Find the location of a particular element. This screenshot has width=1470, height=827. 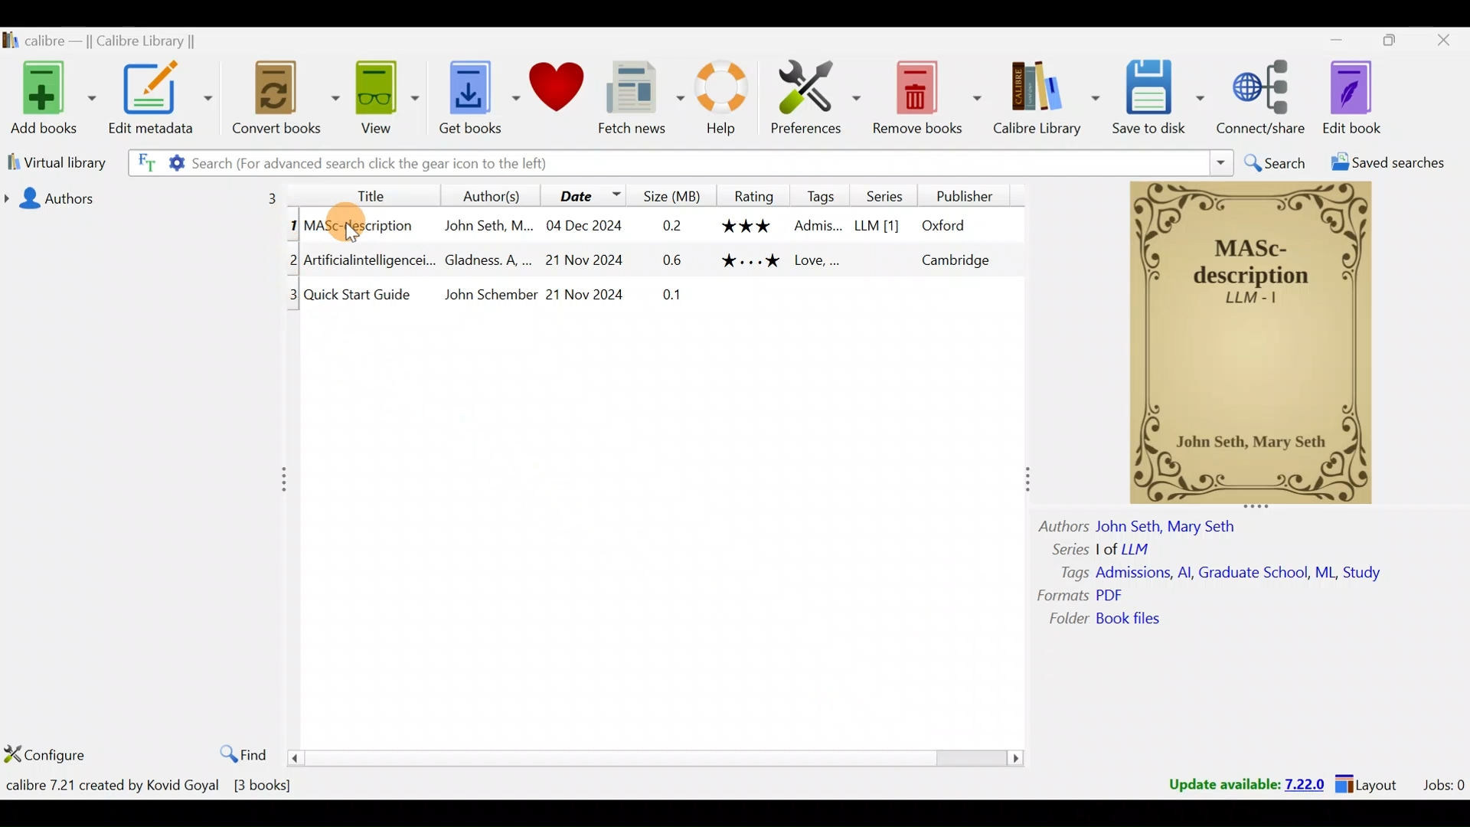

 is located at coordinates (588, 257).